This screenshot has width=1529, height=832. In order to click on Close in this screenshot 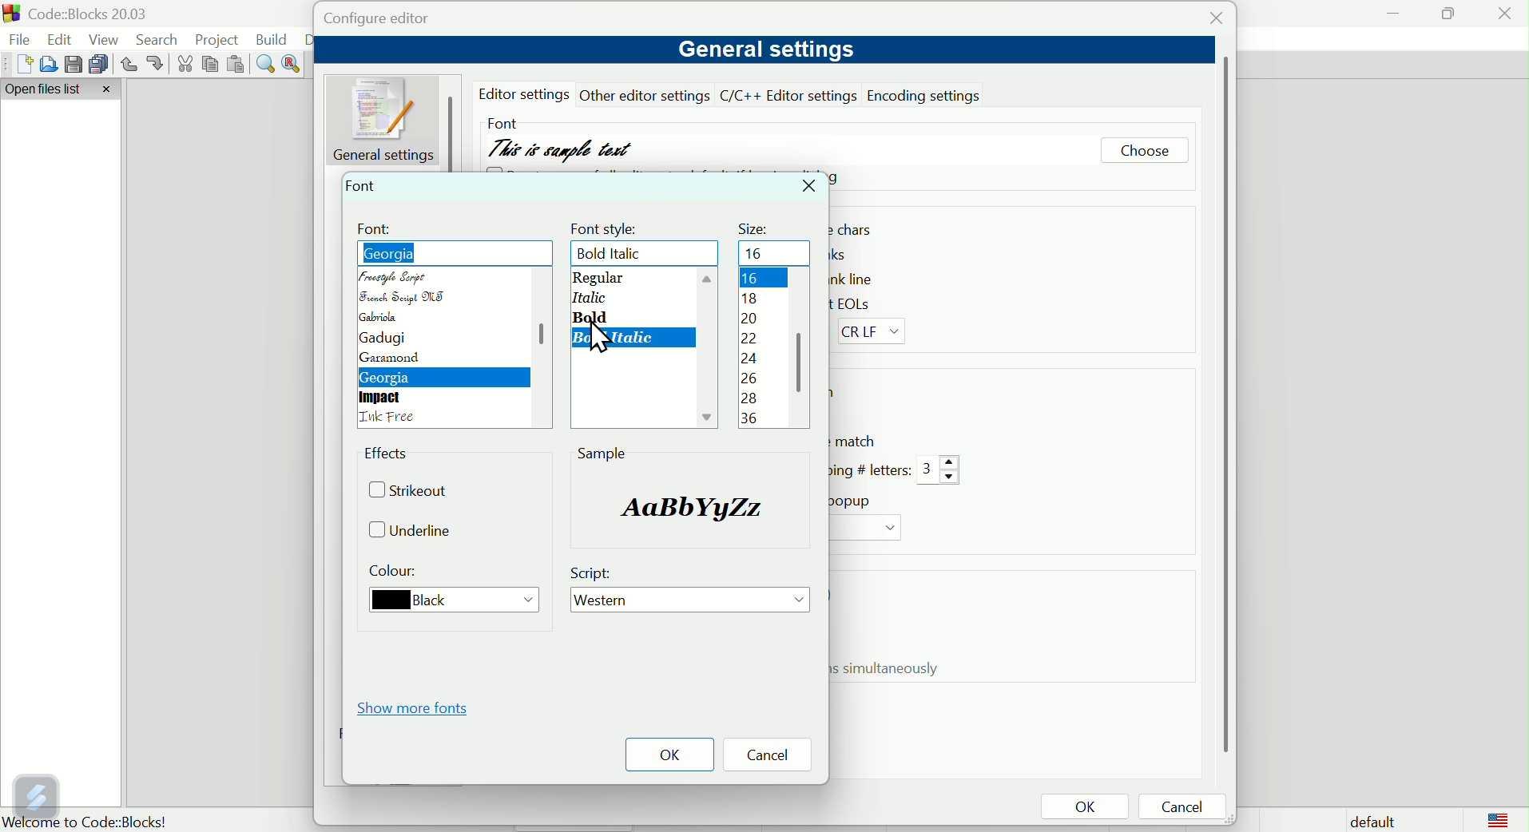, I will do `click(1212, 22)`.